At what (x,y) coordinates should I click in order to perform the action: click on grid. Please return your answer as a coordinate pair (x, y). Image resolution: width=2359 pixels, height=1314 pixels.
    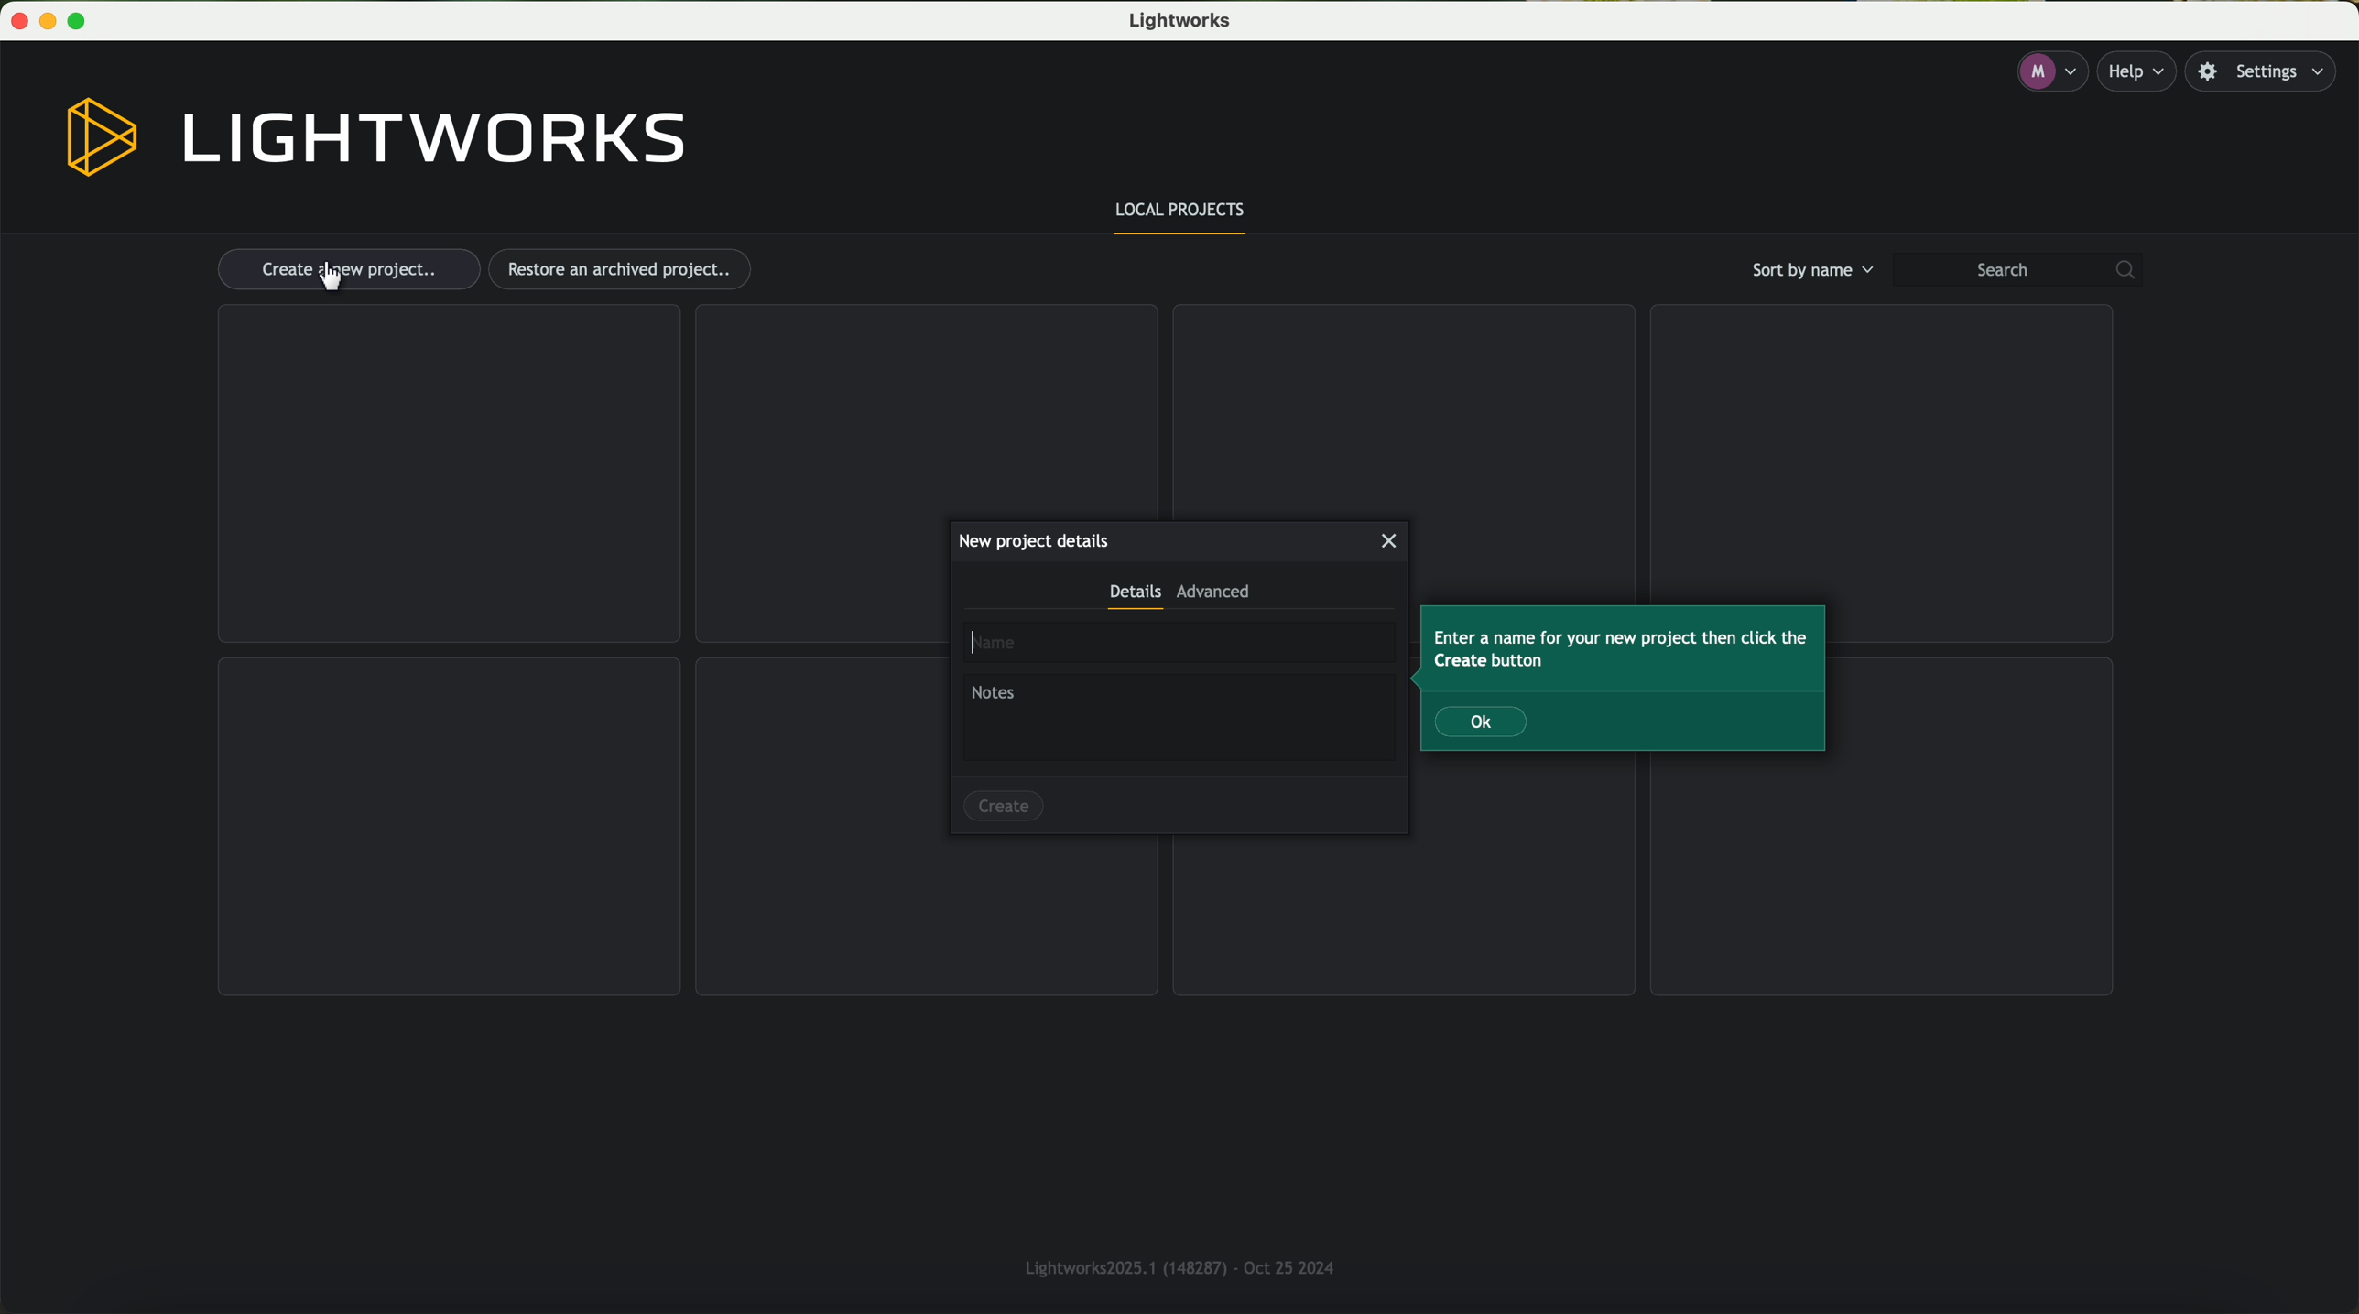
    Looking at the image, I should click on (923, 408).